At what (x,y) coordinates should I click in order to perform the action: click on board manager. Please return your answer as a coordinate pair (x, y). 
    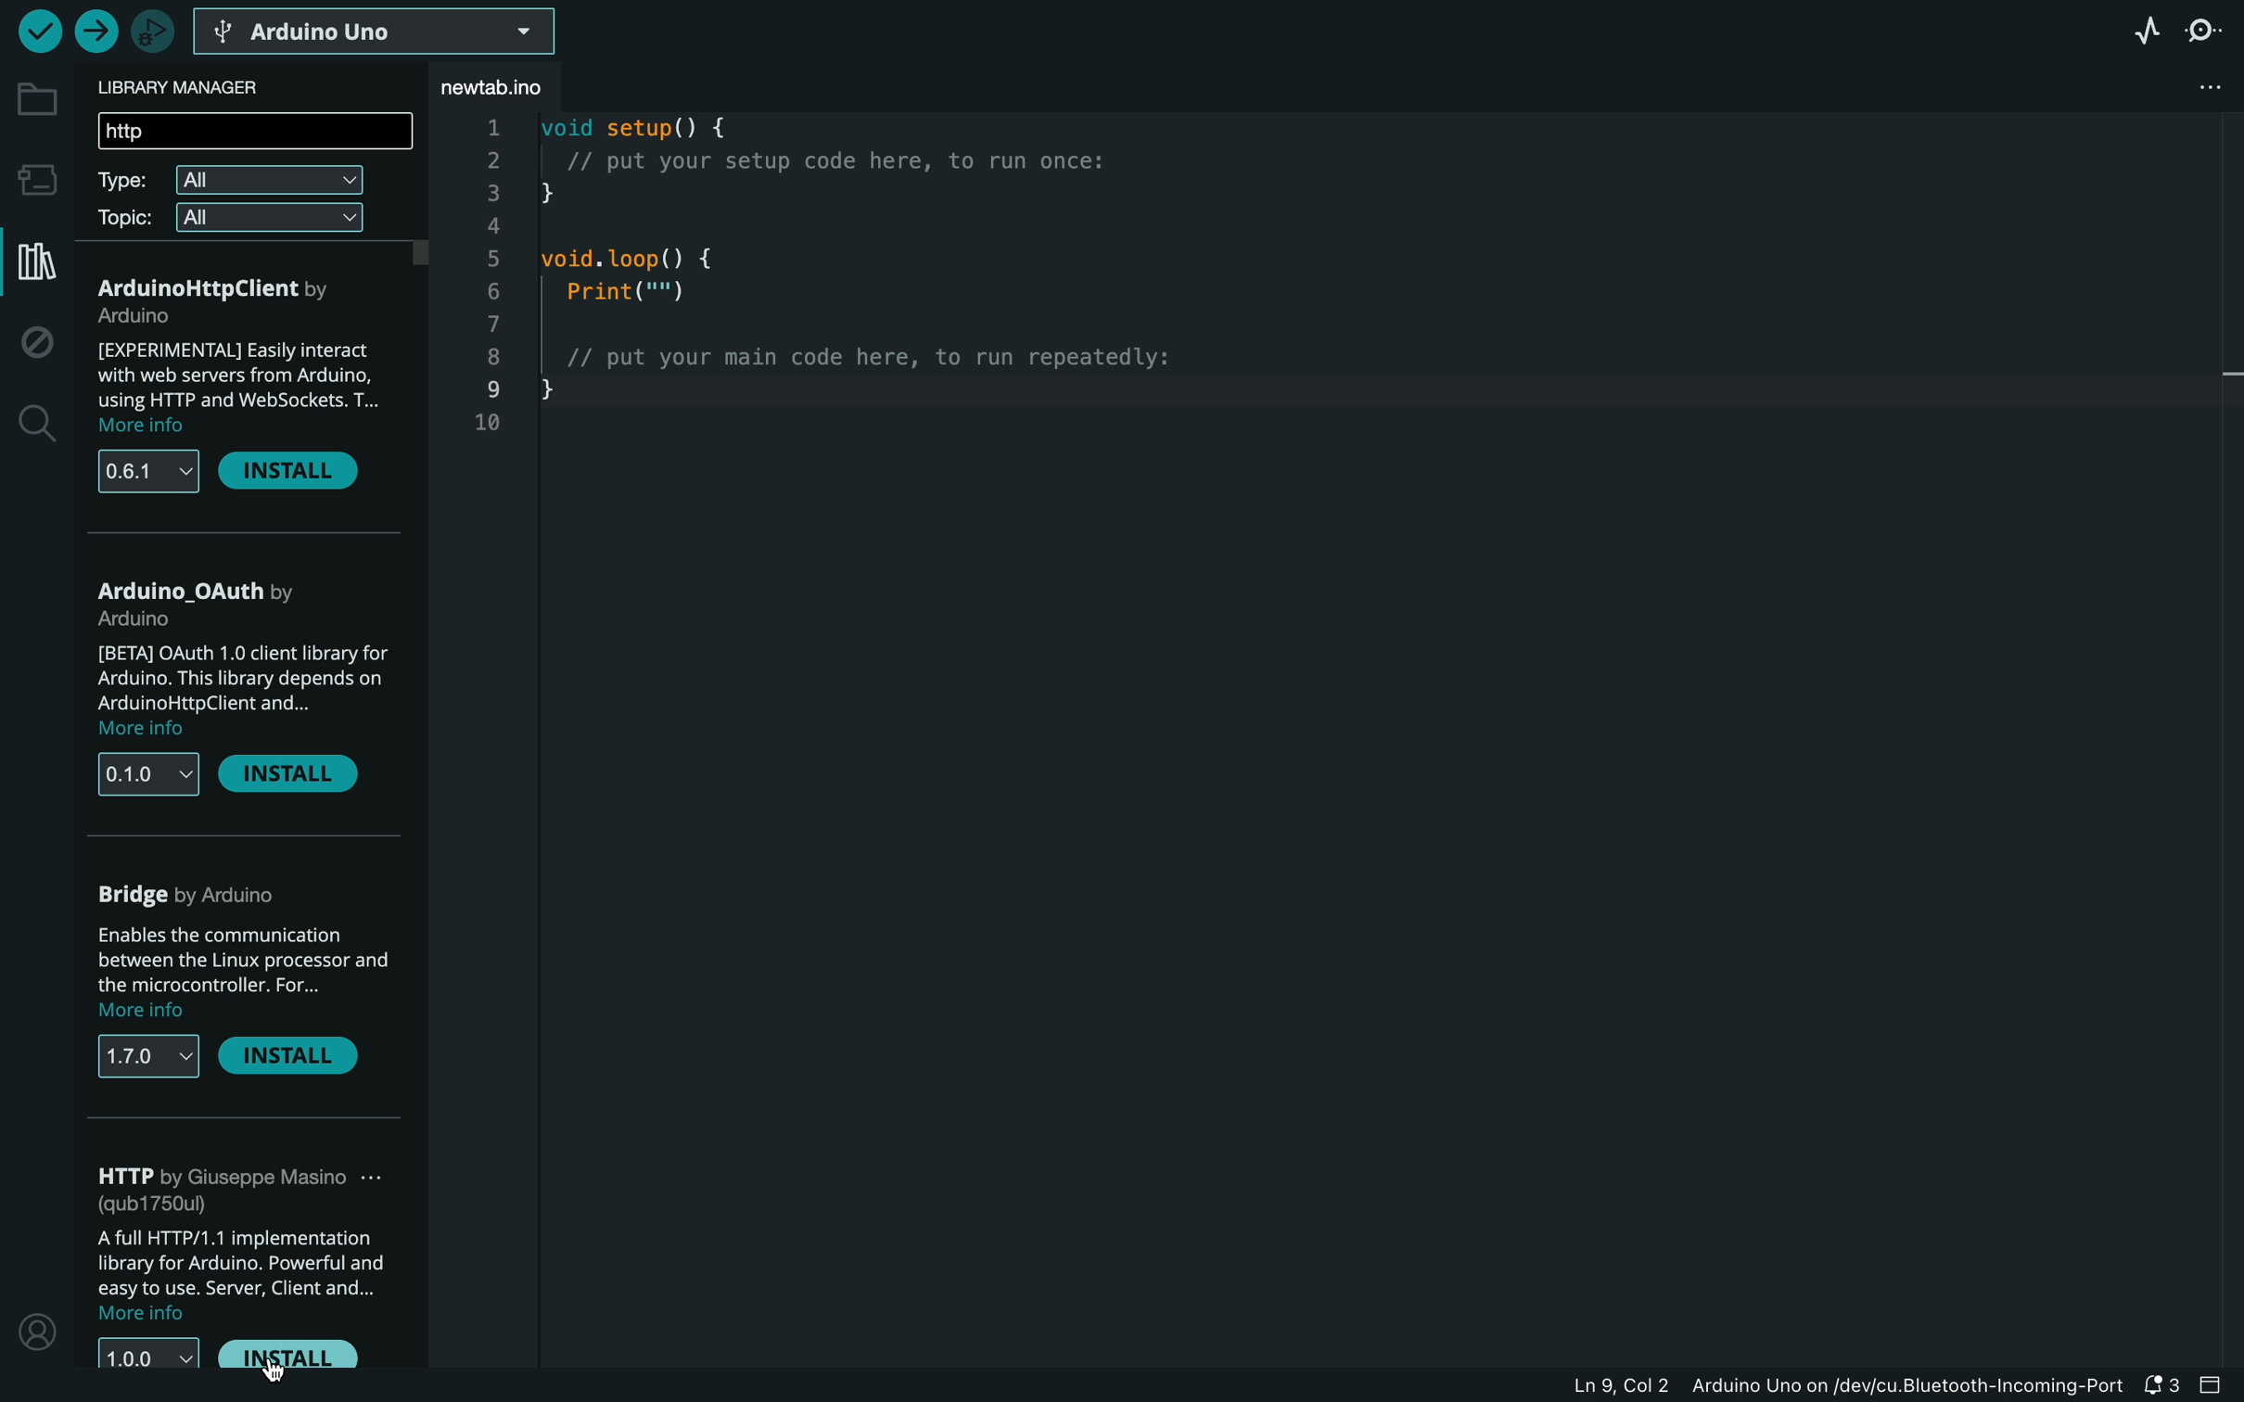
    Looking at the image, I should click on (34, 178).